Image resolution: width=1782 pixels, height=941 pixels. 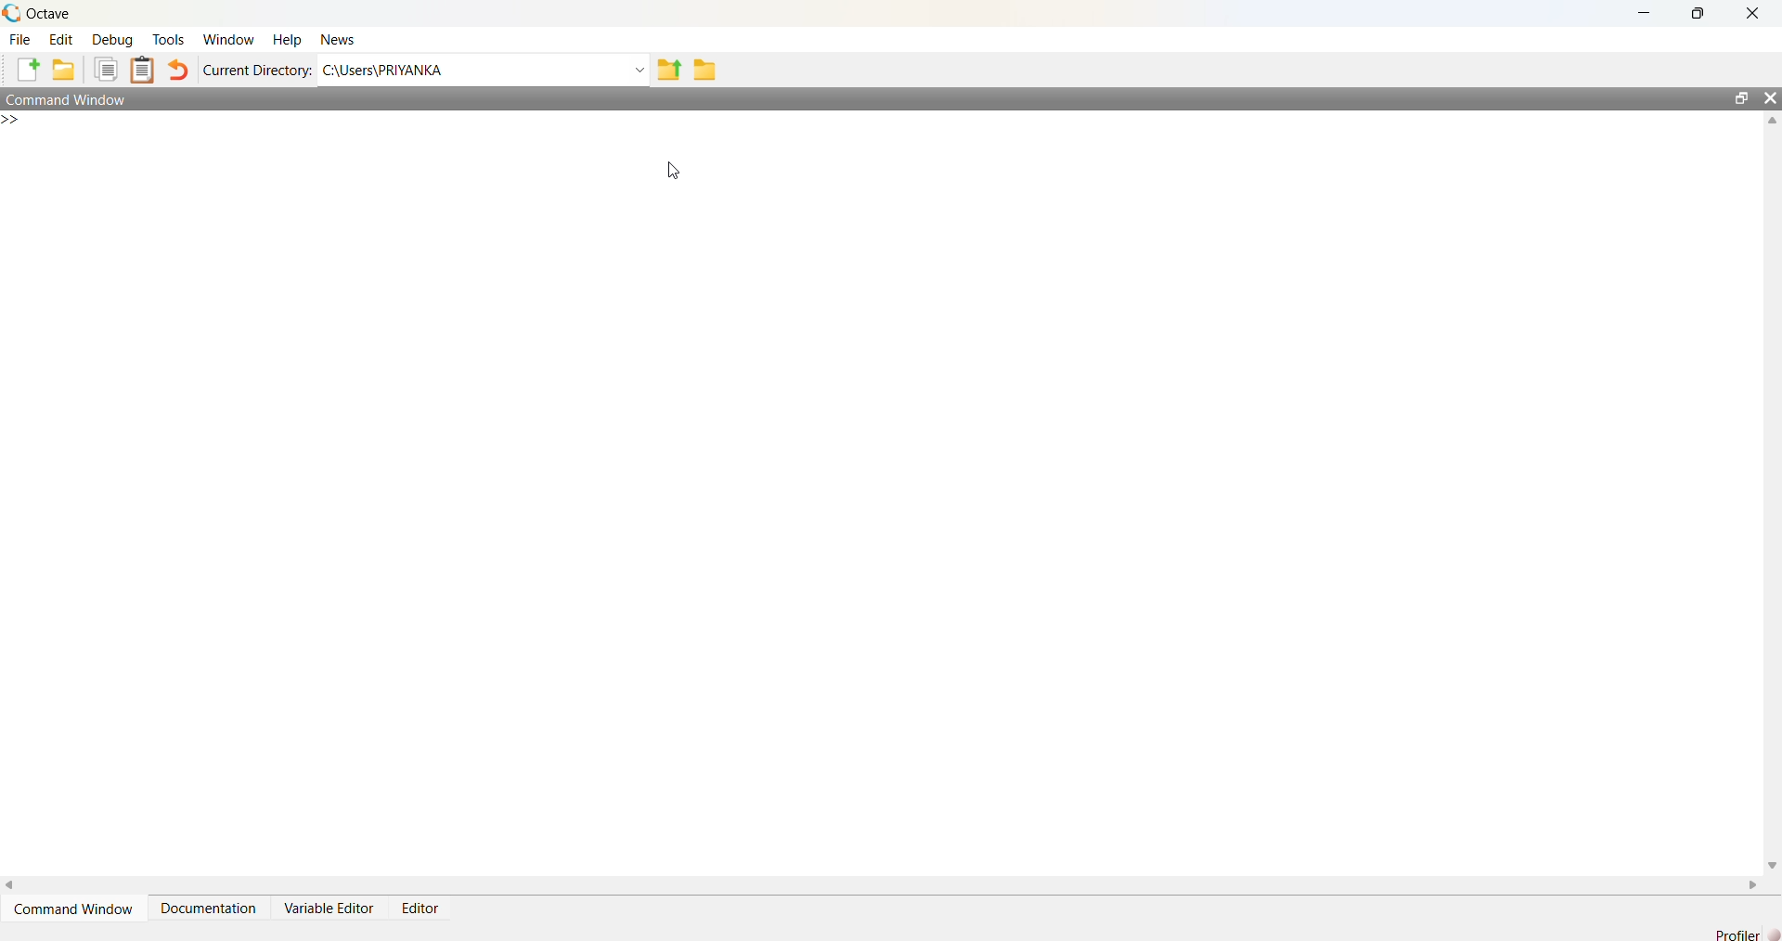 What do you see at coordinates (1747, 934) in the screenshot?
I see `Profiler` at bounding box center [1747, 934].